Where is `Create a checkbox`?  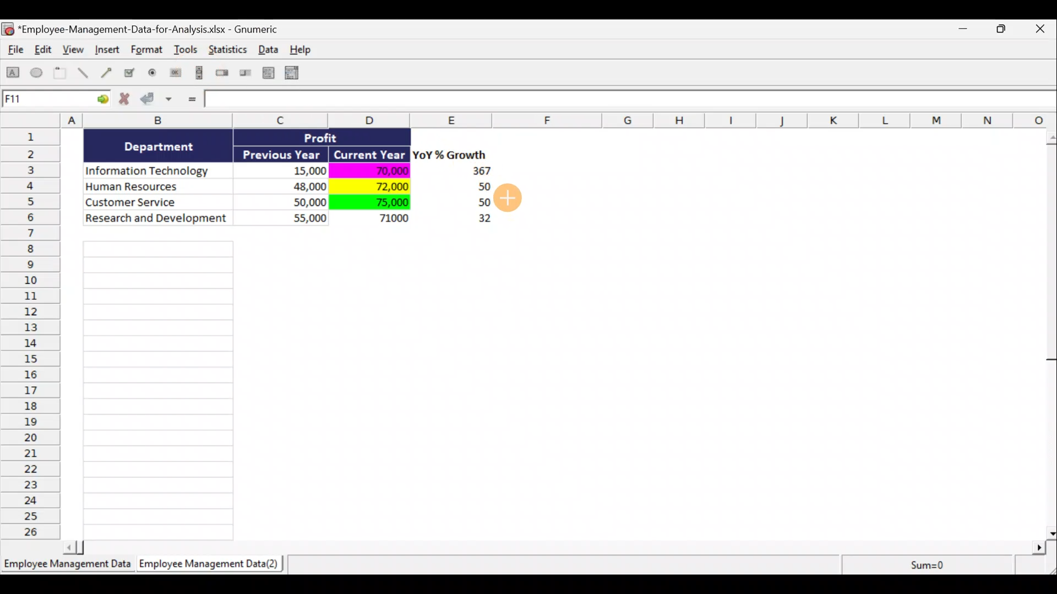
Create a checkbox is located at coordinates (130, 73).